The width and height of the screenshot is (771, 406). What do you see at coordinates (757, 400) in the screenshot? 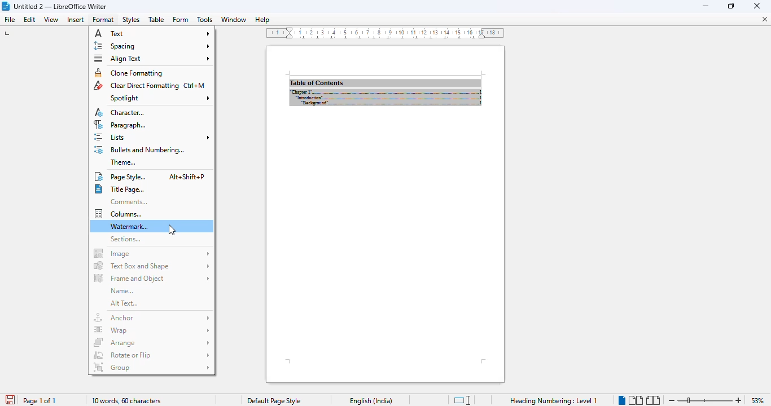
I see `zoom factor` at bounding box center [757, 400].